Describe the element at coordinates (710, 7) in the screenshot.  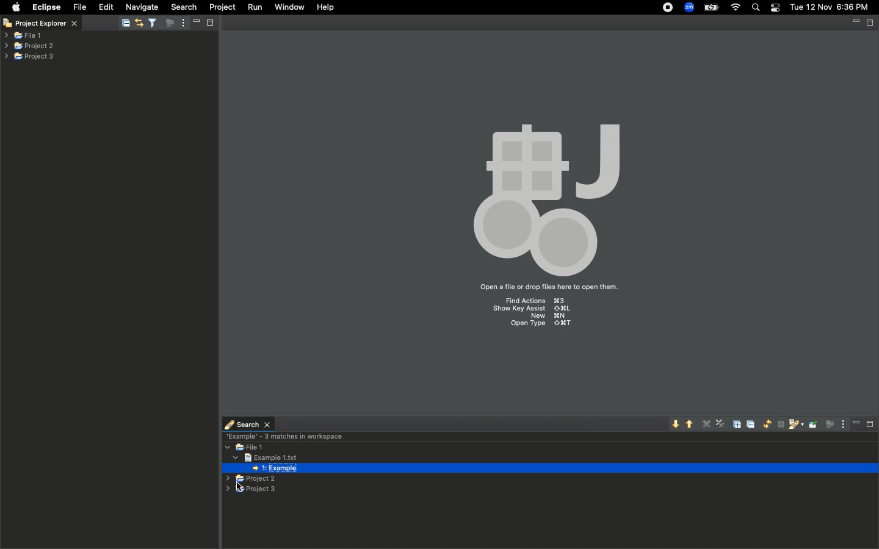
I see `Charge` at that location.